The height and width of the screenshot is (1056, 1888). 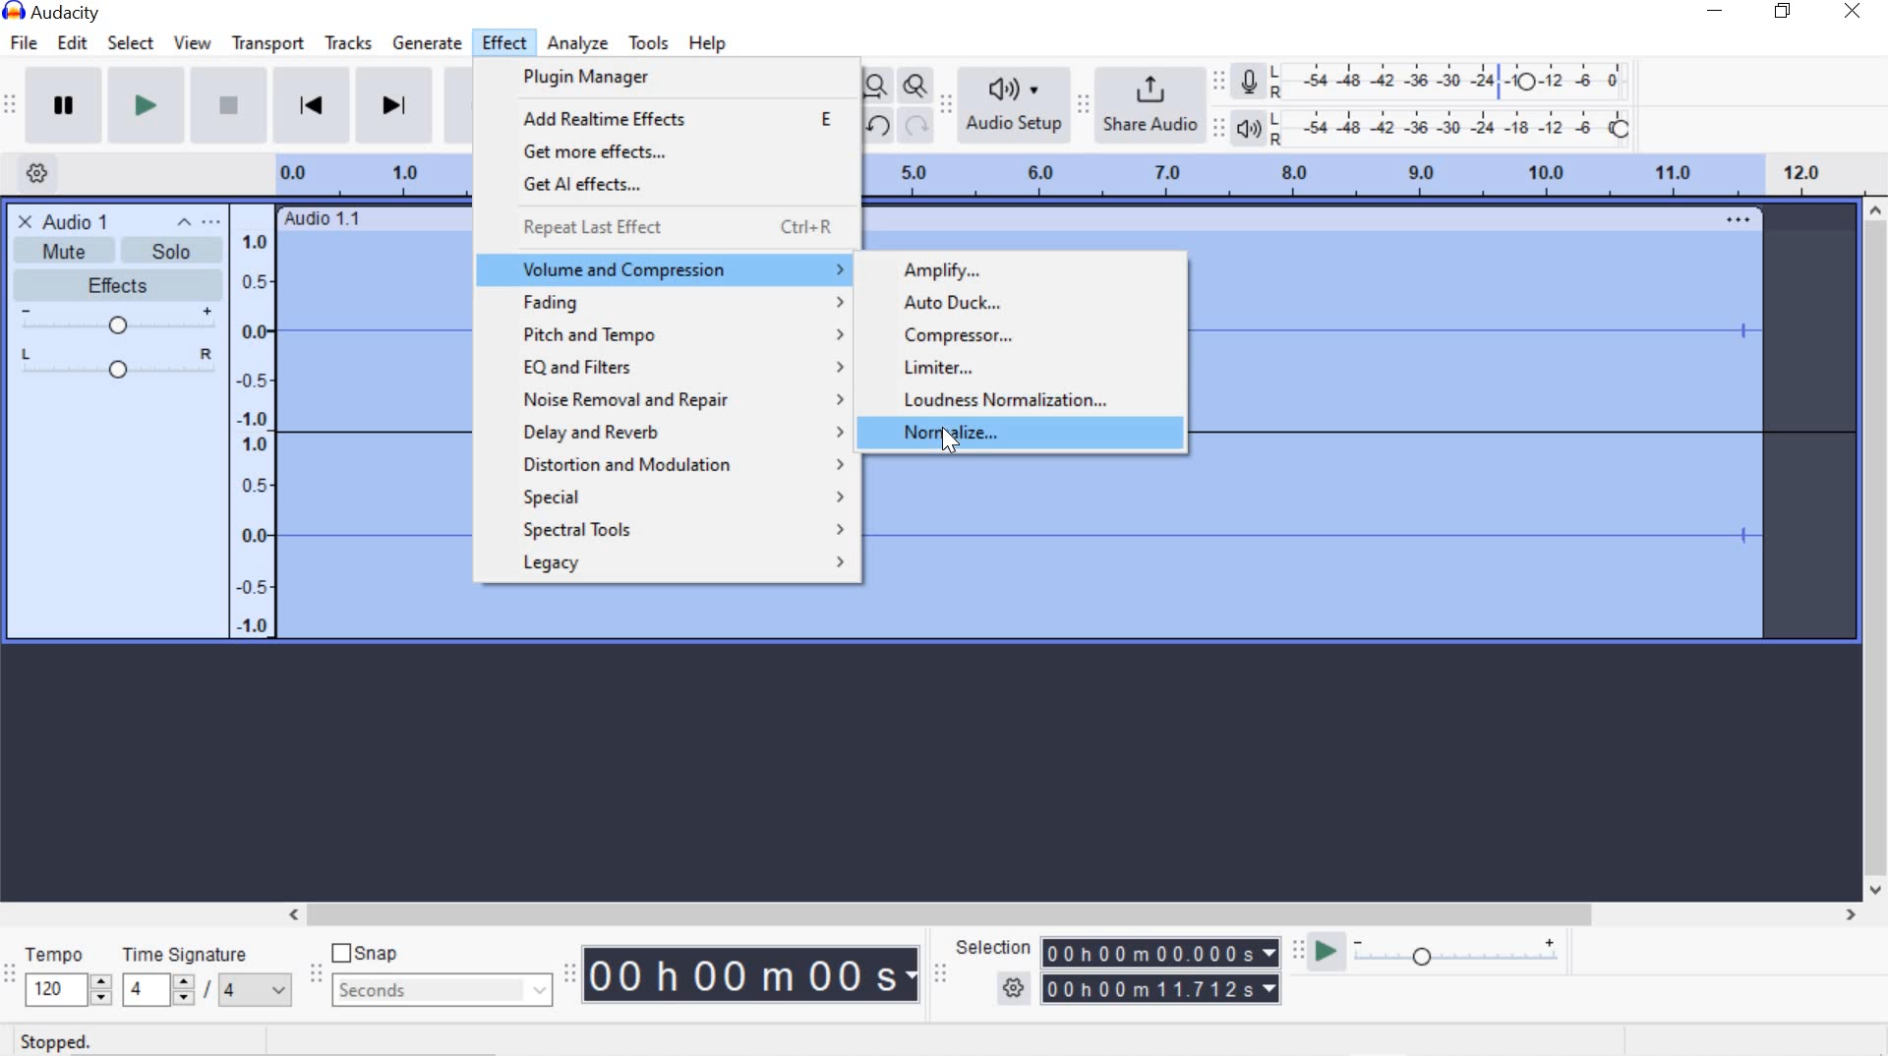 I want to click on Skip to start, so click(x=313, y=105).